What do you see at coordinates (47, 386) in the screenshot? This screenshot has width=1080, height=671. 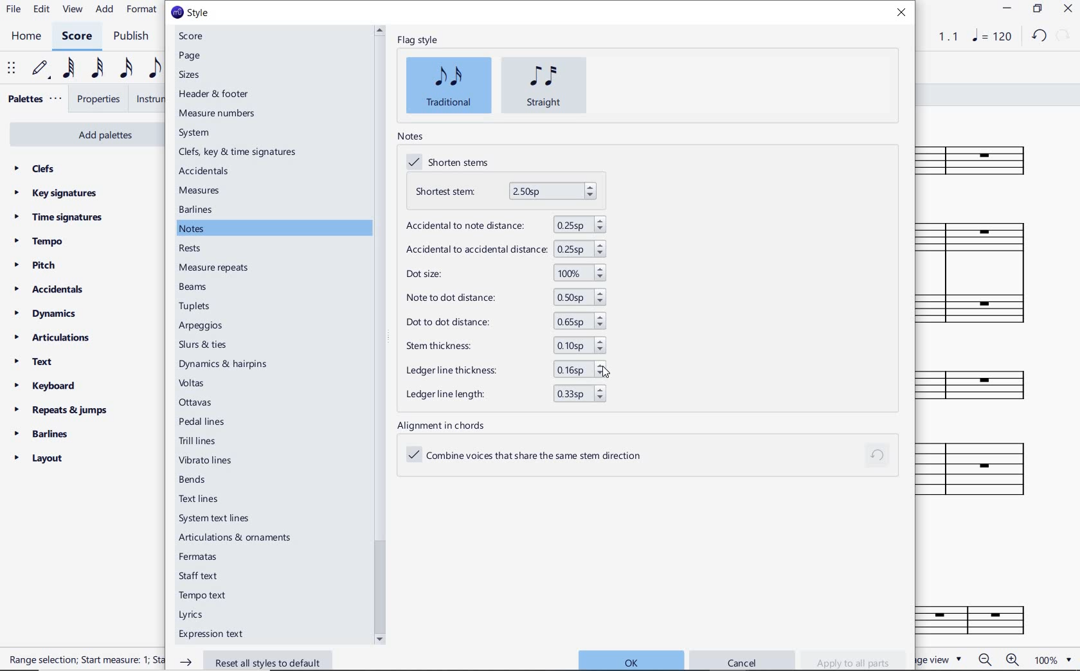 I see `keyboard` at bounding box center [47, 386].